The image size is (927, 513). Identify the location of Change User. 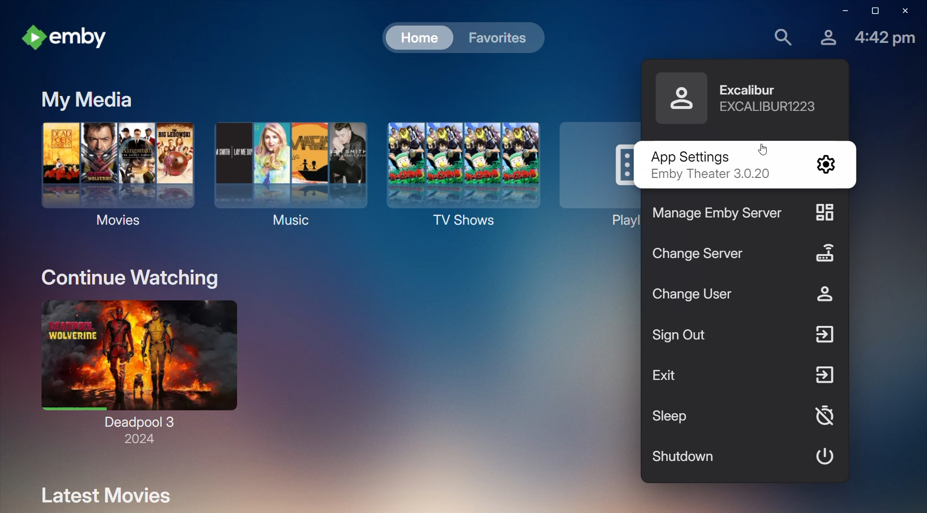
(743, 297).